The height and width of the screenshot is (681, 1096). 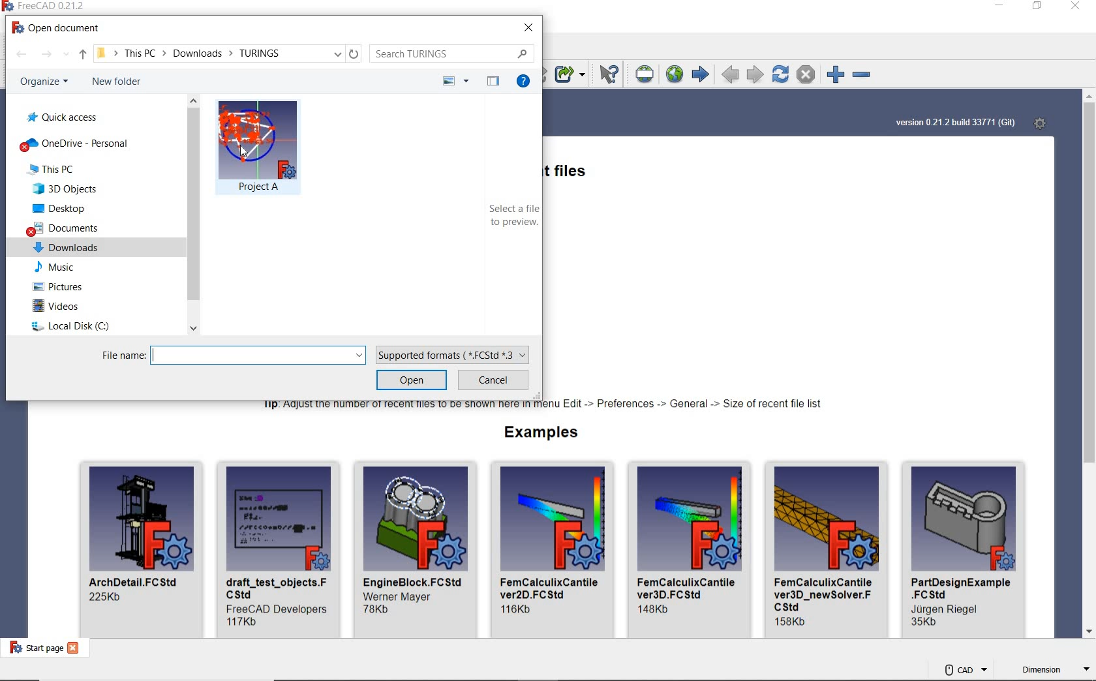 What do you see at coordinates (114, 83) in the screenshot?
I see `NEW FOLDER` at bounding box center [114, 83].